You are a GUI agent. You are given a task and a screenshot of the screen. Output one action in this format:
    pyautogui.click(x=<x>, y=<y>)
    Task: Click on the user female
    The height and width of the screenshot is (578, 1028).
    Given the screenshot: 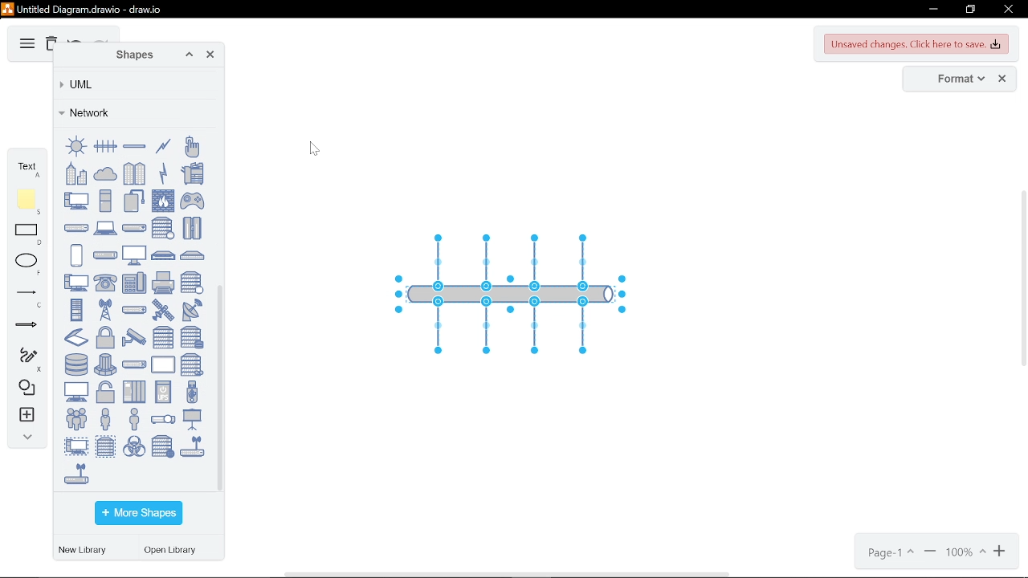 What is the action you would take?
    pyautogui.click(x=105, y=418)
    